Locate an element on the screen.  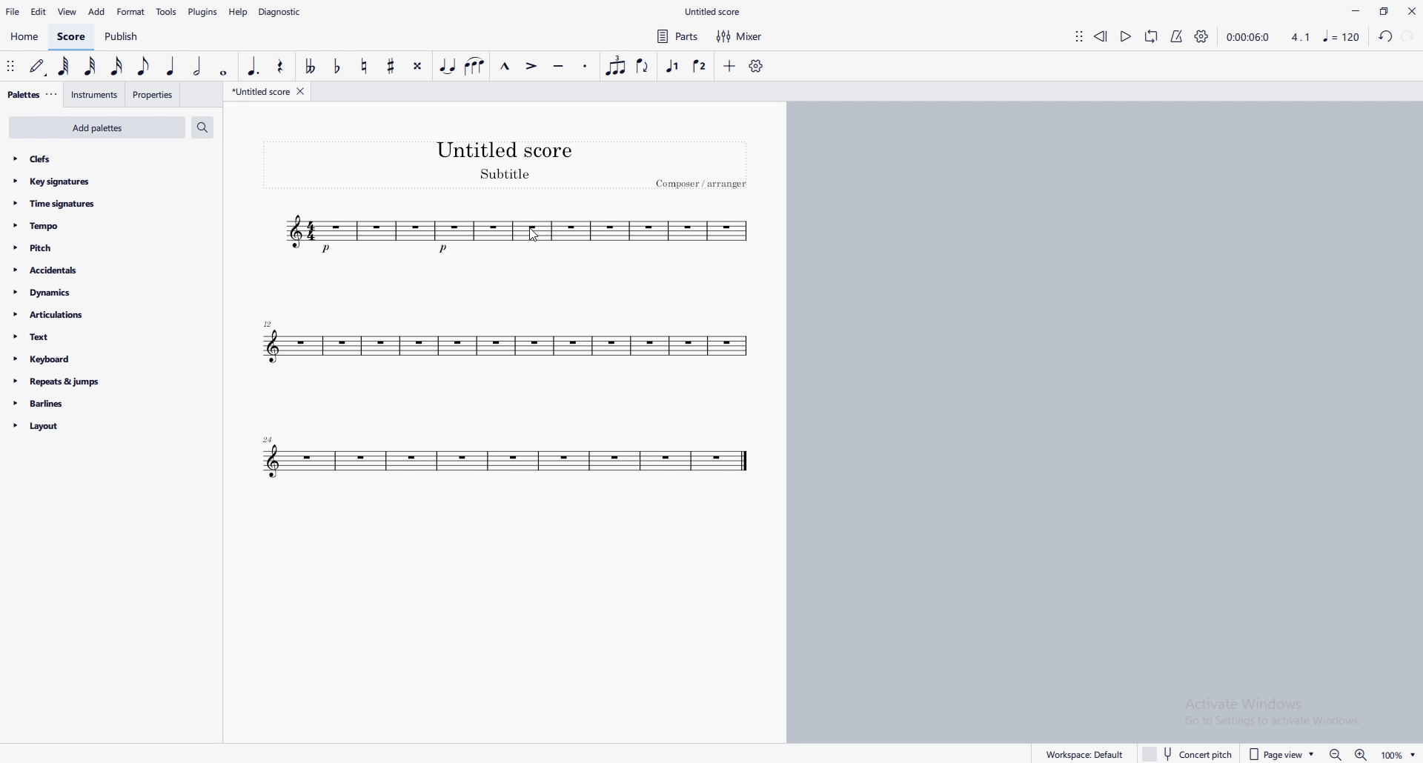
page view is located at coordinates (1281, 754).